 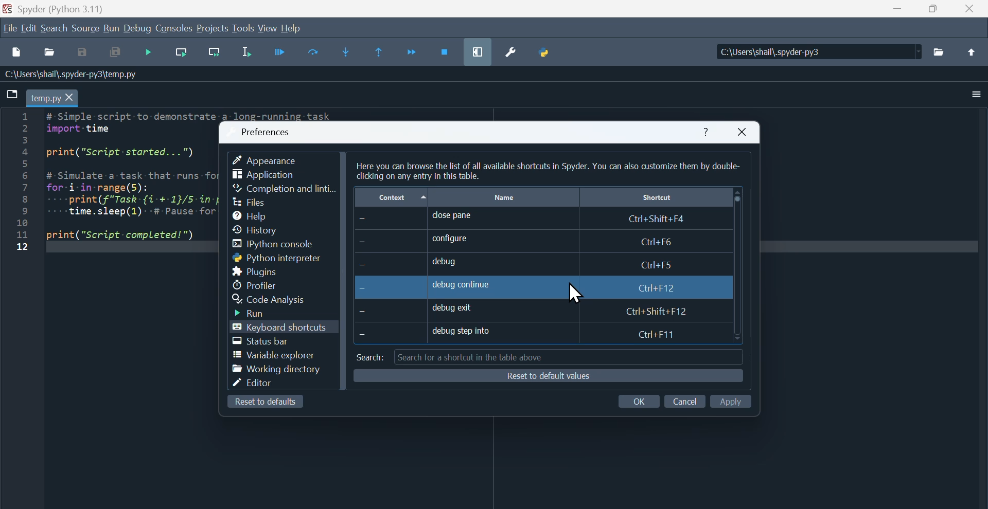 What do you see at coordinates (745, 132) in the screenshot?
I see `Close` at bounding box center [745, 132].